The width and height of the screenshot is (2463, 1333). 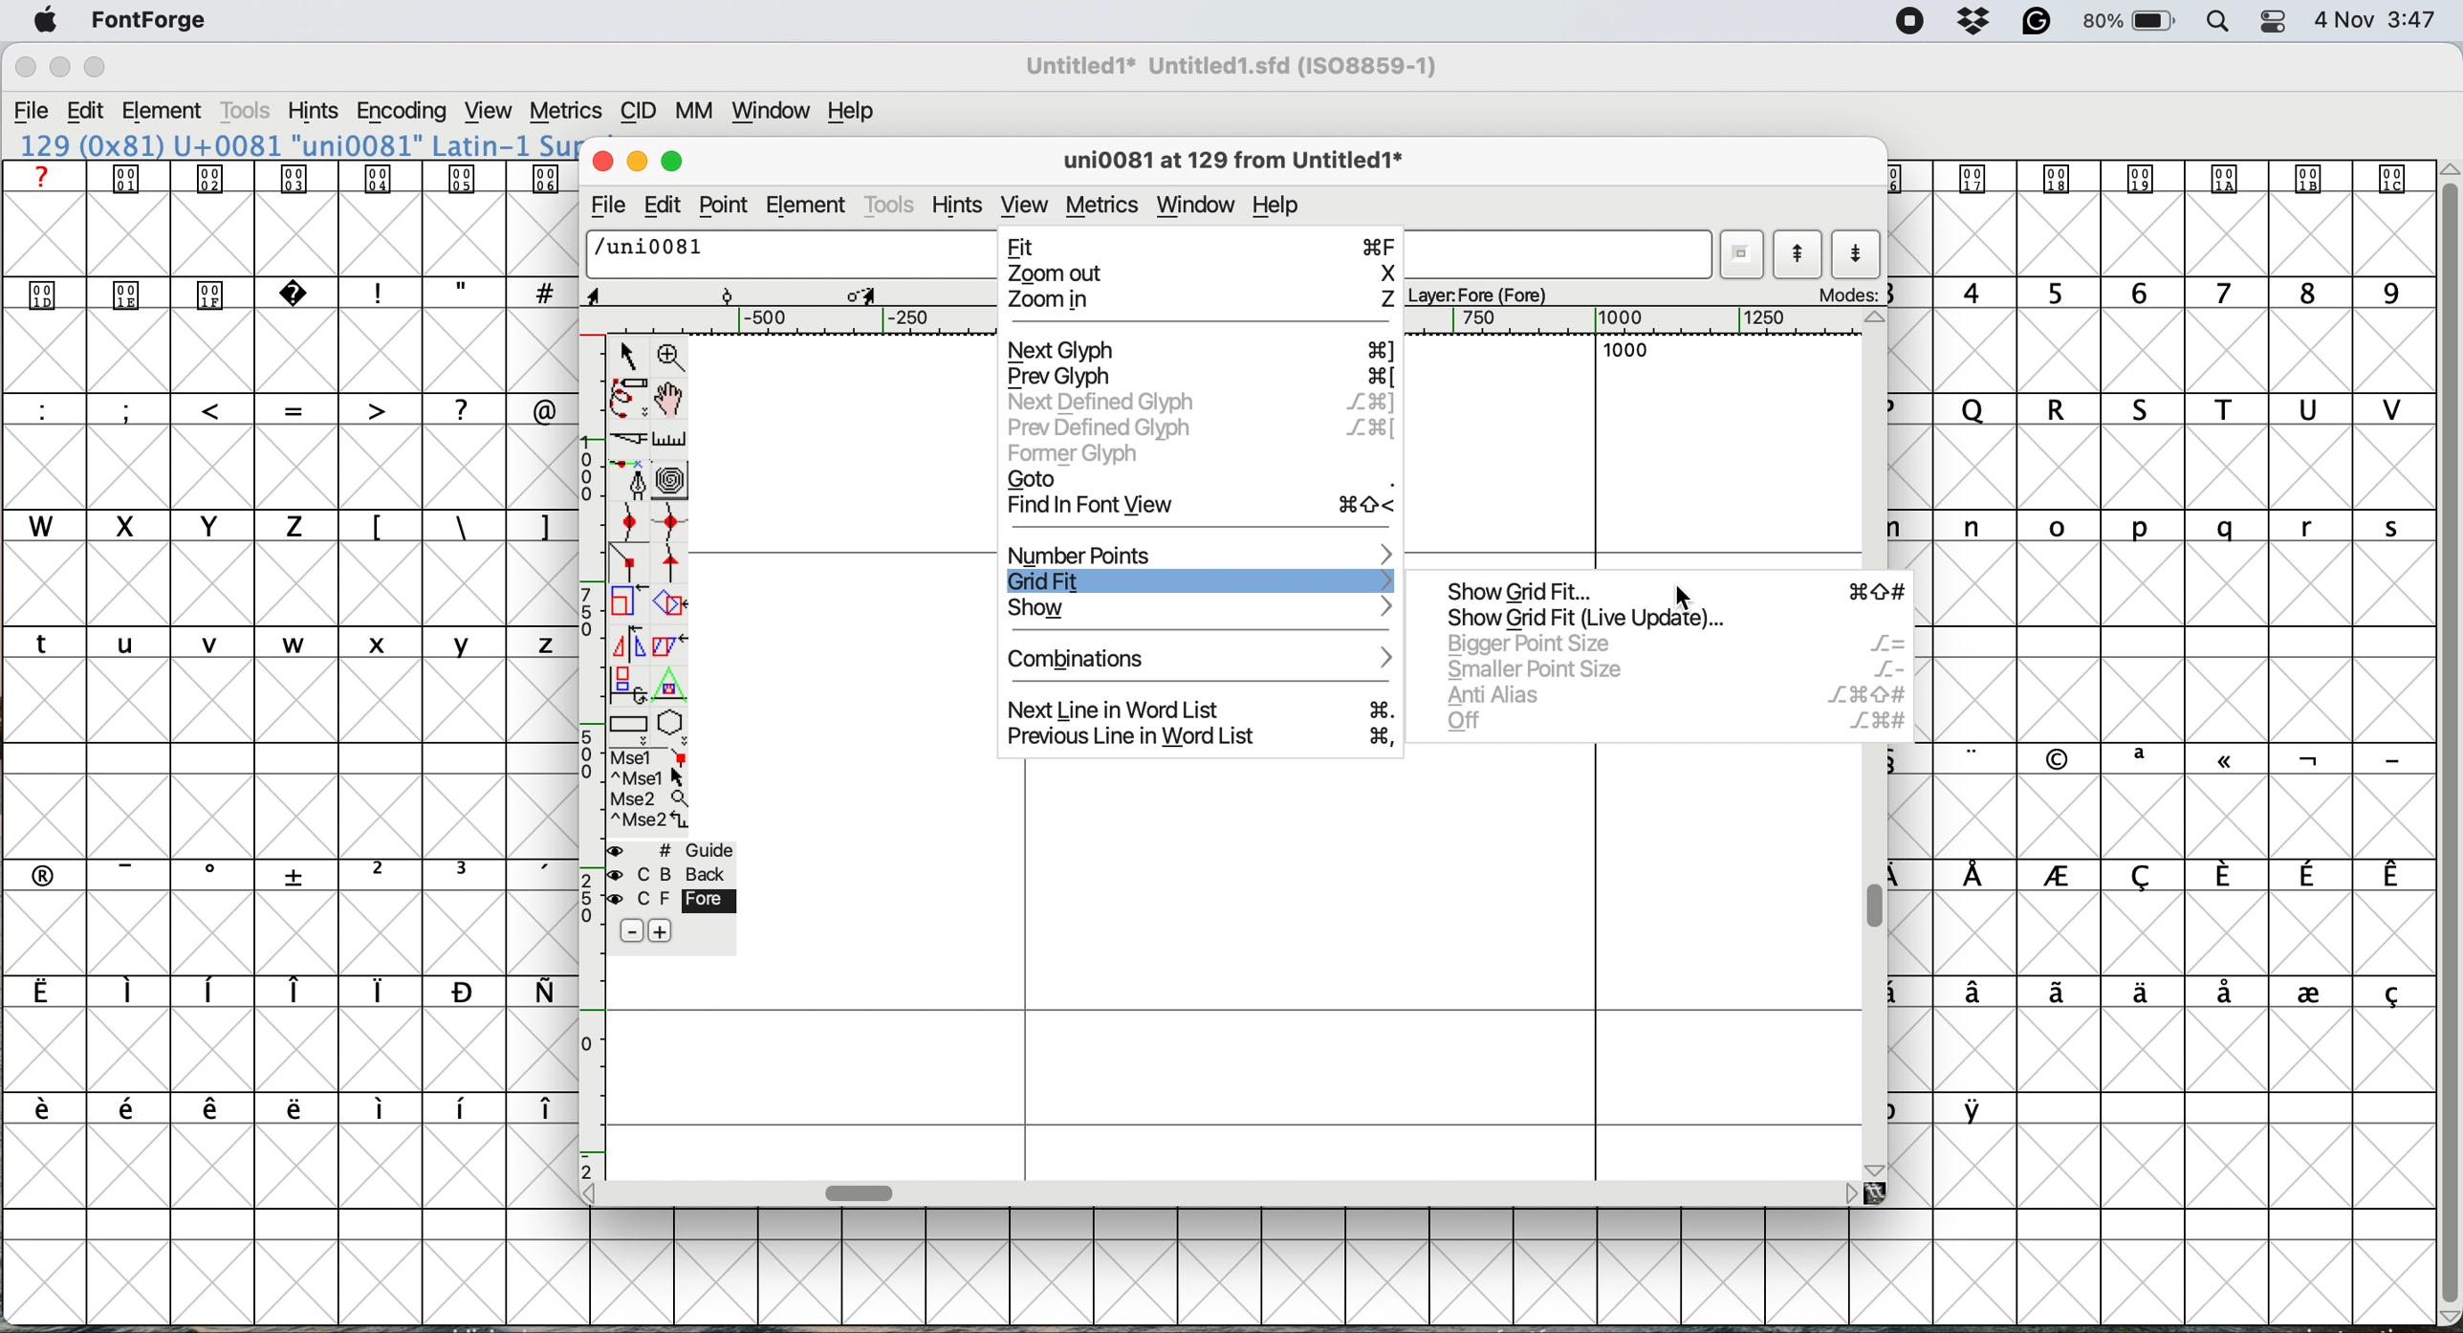 What do you see at coordinates (653, 792) in the screenshot?
I see `selections` at bounding box center [653, 792].